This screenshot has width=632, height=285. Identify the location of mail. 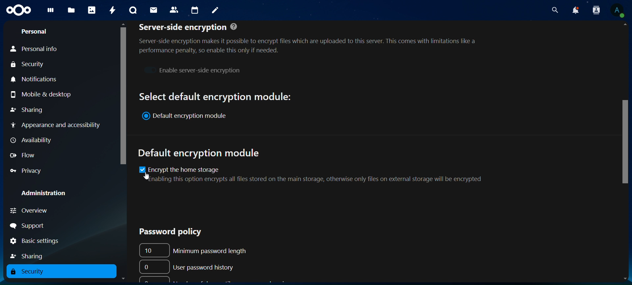
(153, 9).